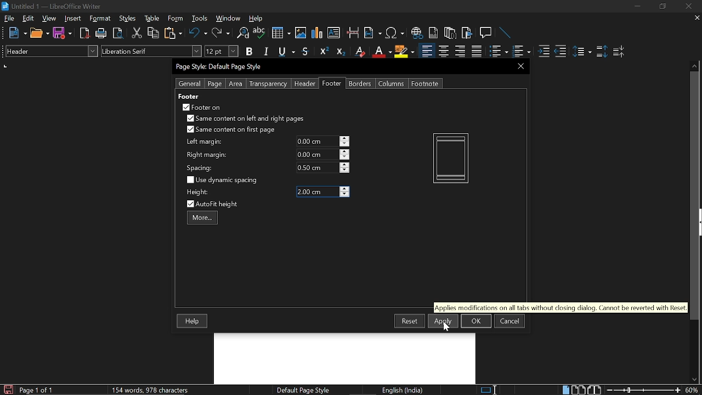 This screenshot has width=702, height=395. I want to click on current right margin, so click(316, 154).